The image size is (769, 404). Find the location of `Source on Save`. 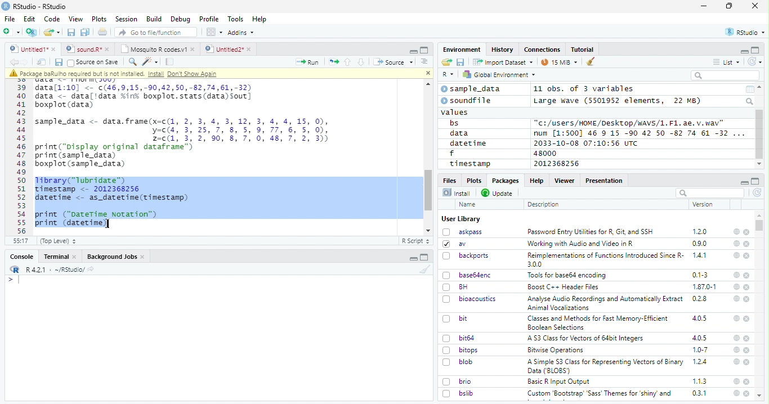

Source on Save is located at coordinates (92, 62).